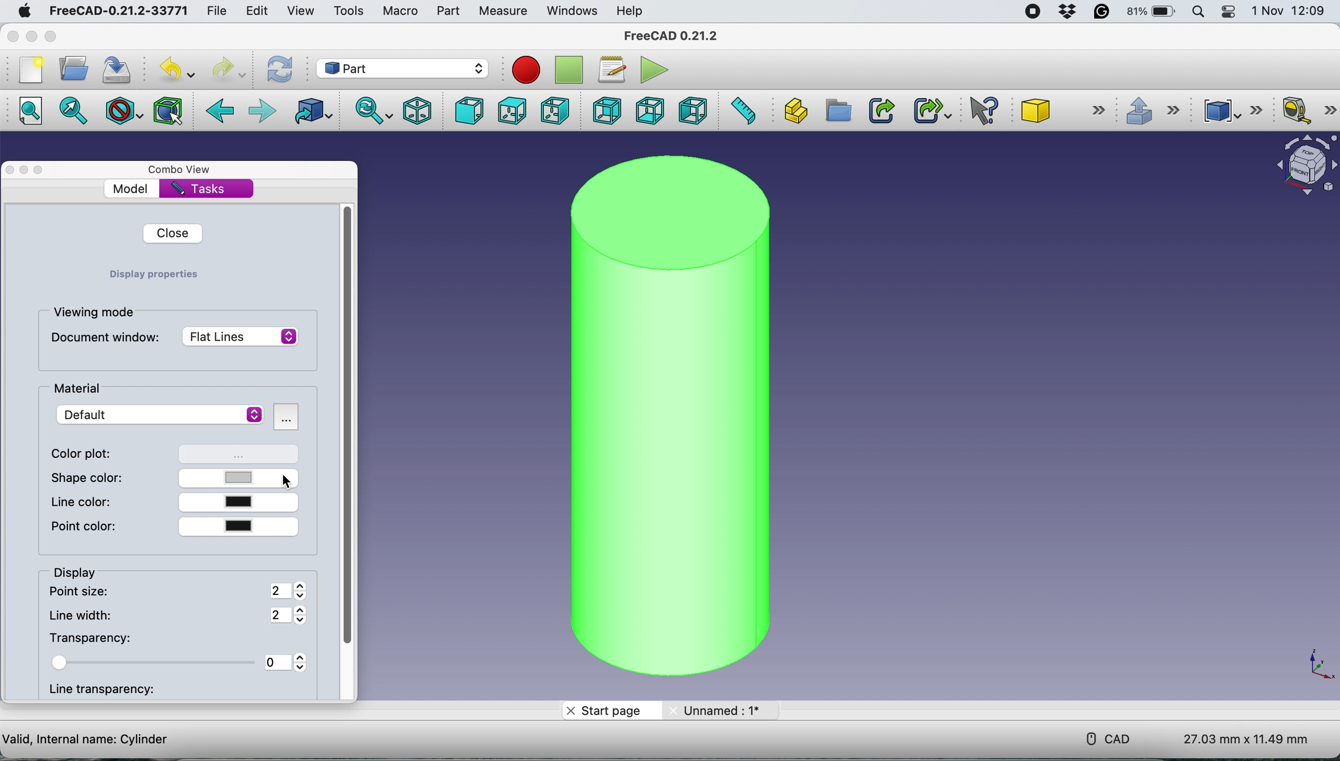 The height and width of the screenshot is (761, 1340). I want to click on start page, so click(608, 711).